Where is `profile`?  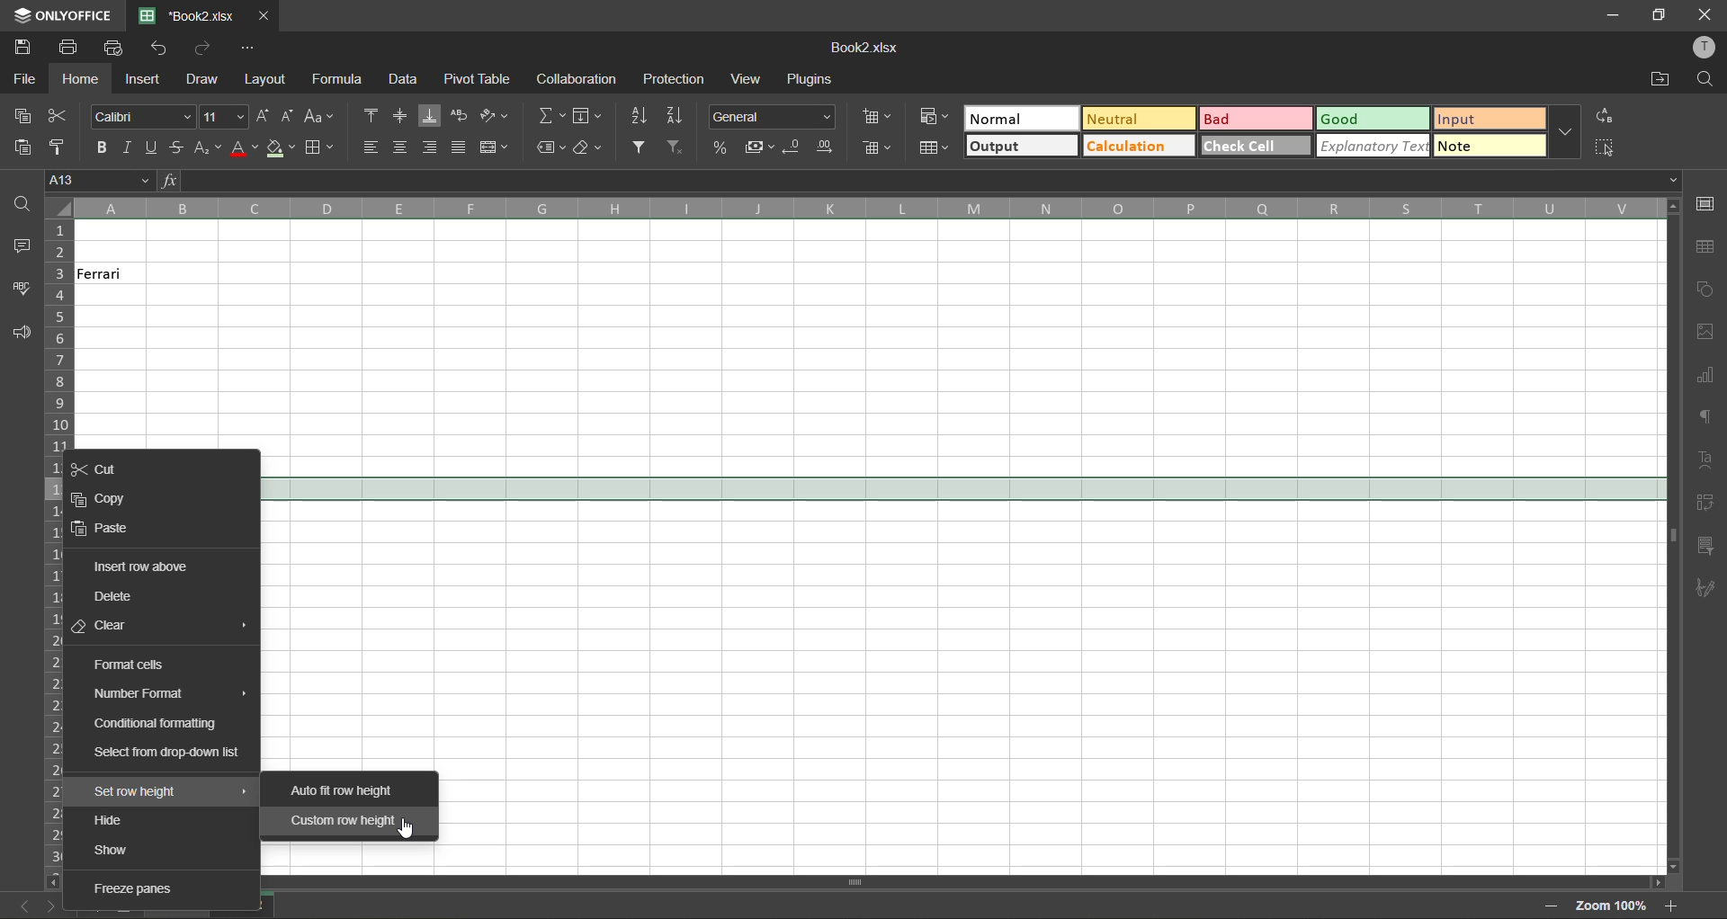
profile is located at coordinates (1702, 48).